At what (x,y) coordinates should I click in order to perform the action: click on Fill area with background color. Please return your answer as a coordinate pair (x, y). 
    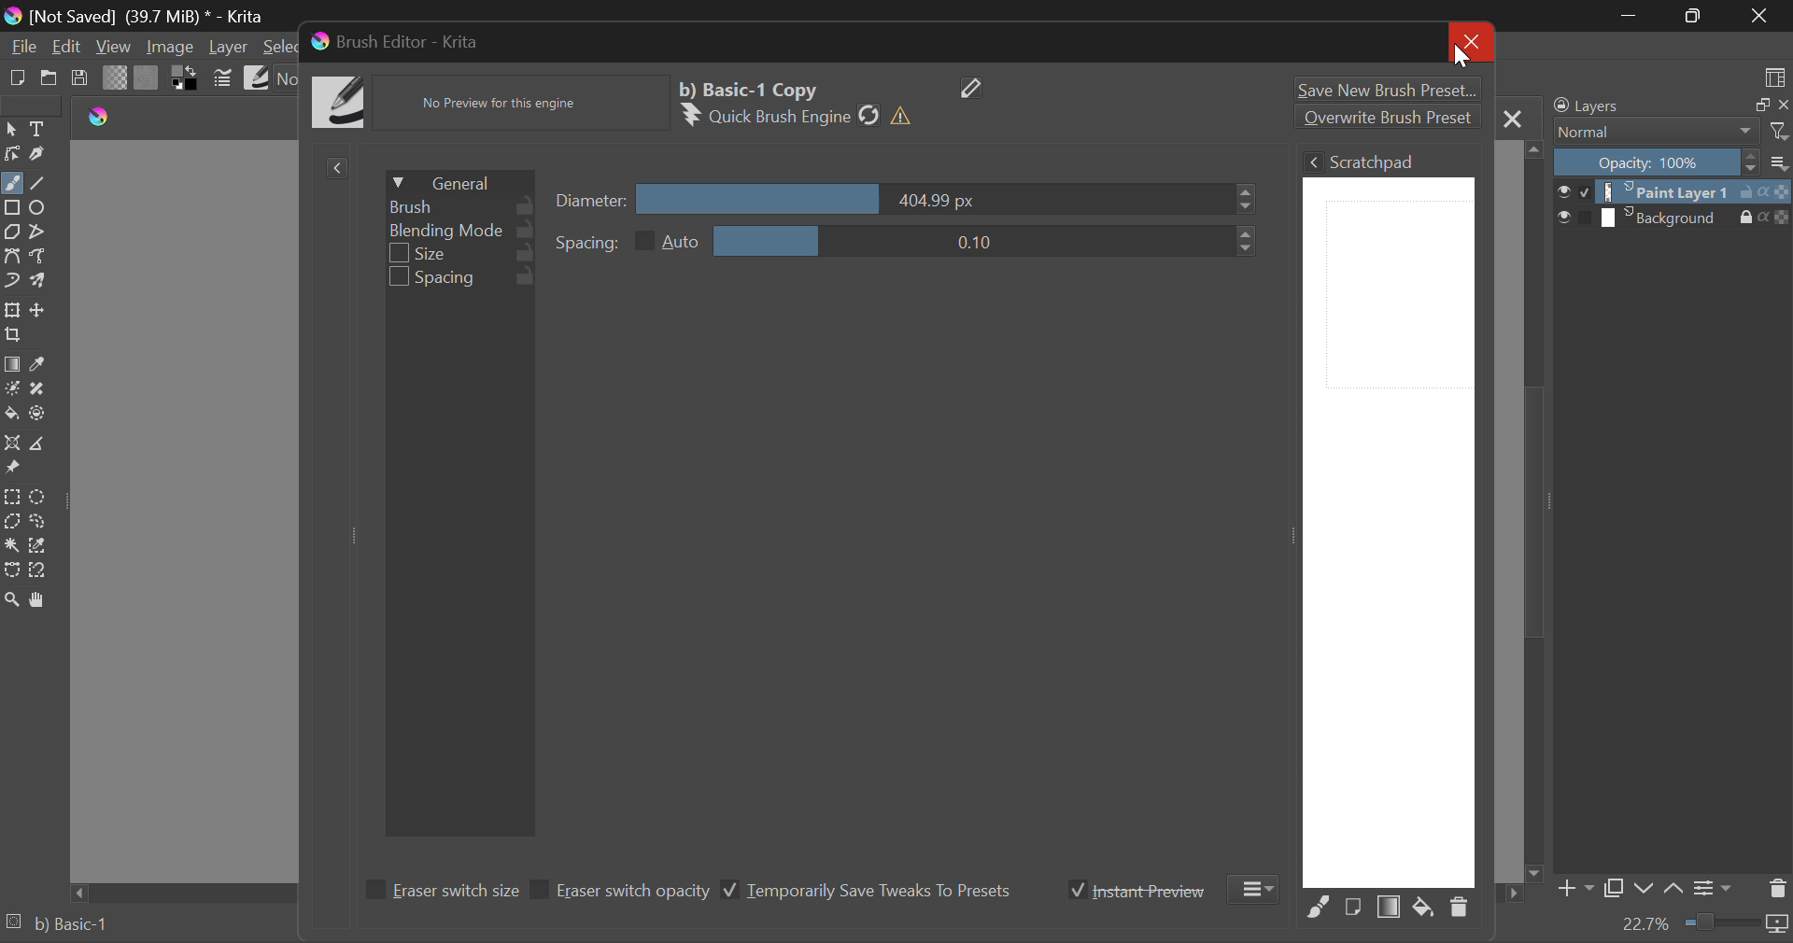
    Looking at the image, I should click on (1422, 908).